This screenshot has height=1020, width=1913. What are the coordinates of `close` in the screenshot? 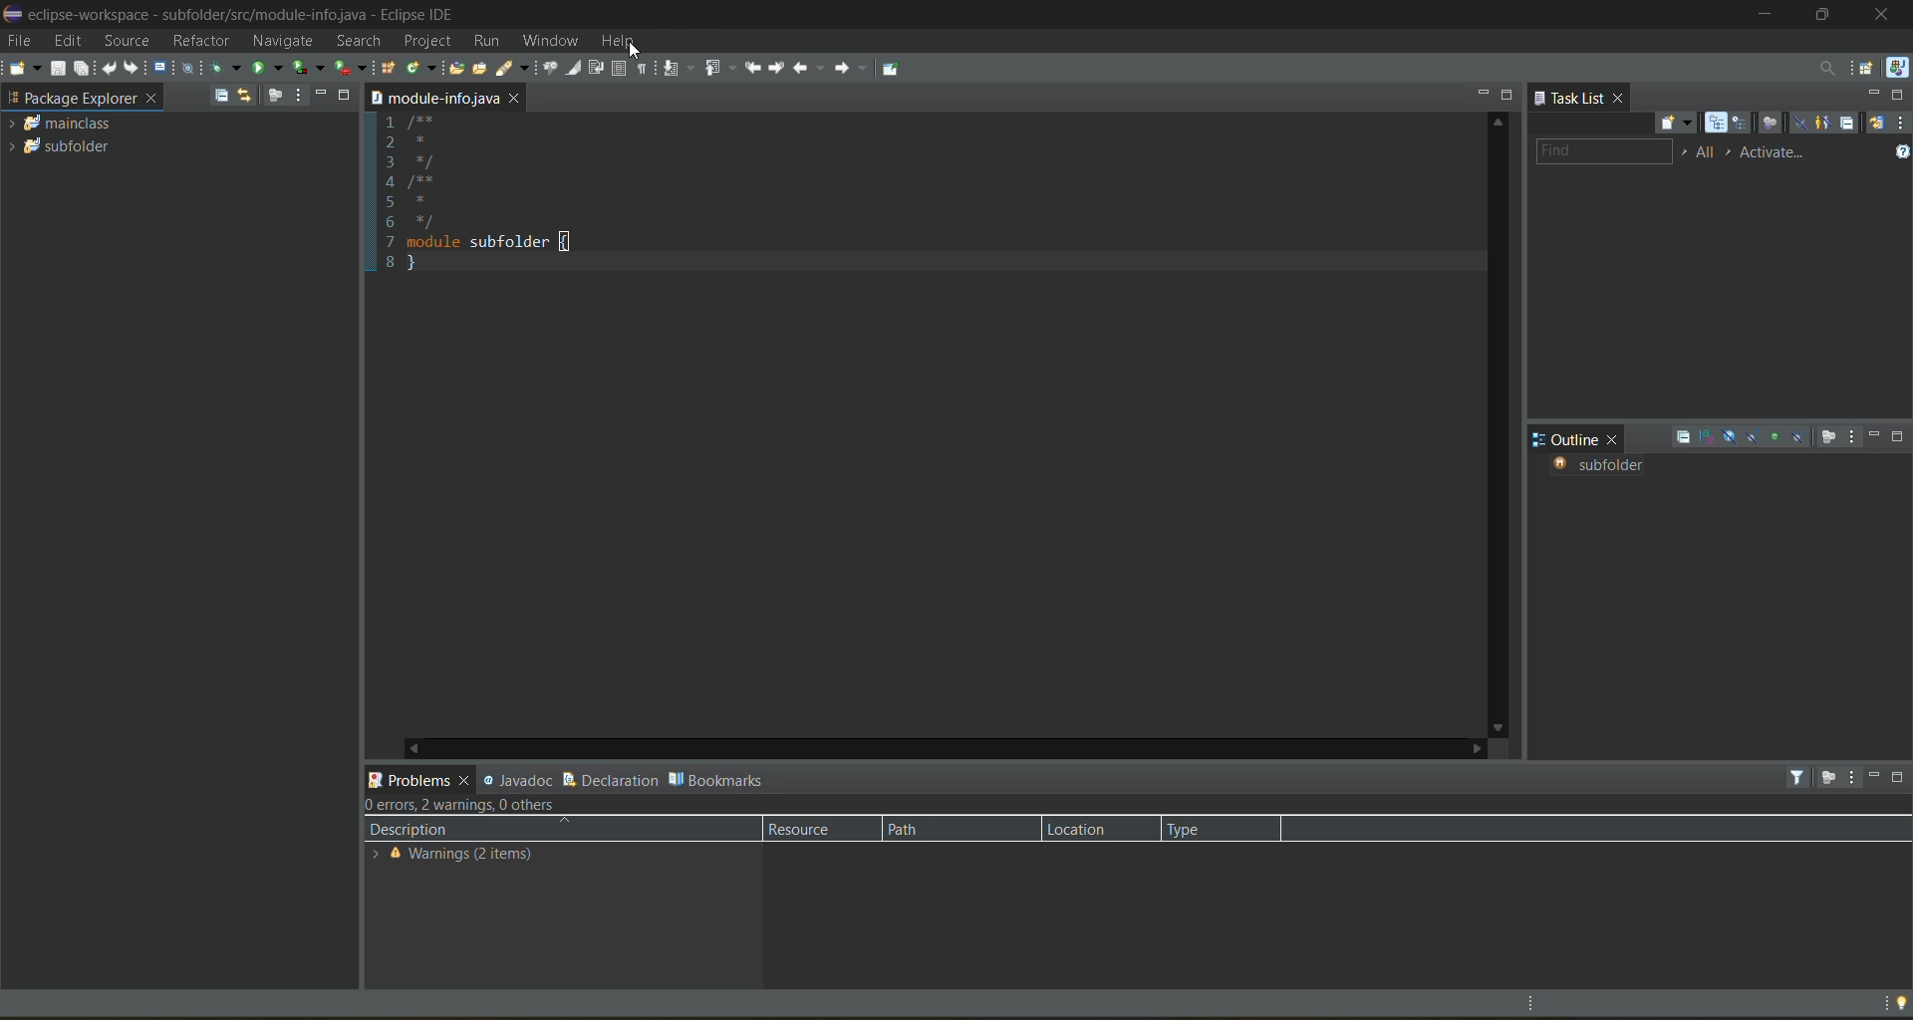 It's located at (469, 782).